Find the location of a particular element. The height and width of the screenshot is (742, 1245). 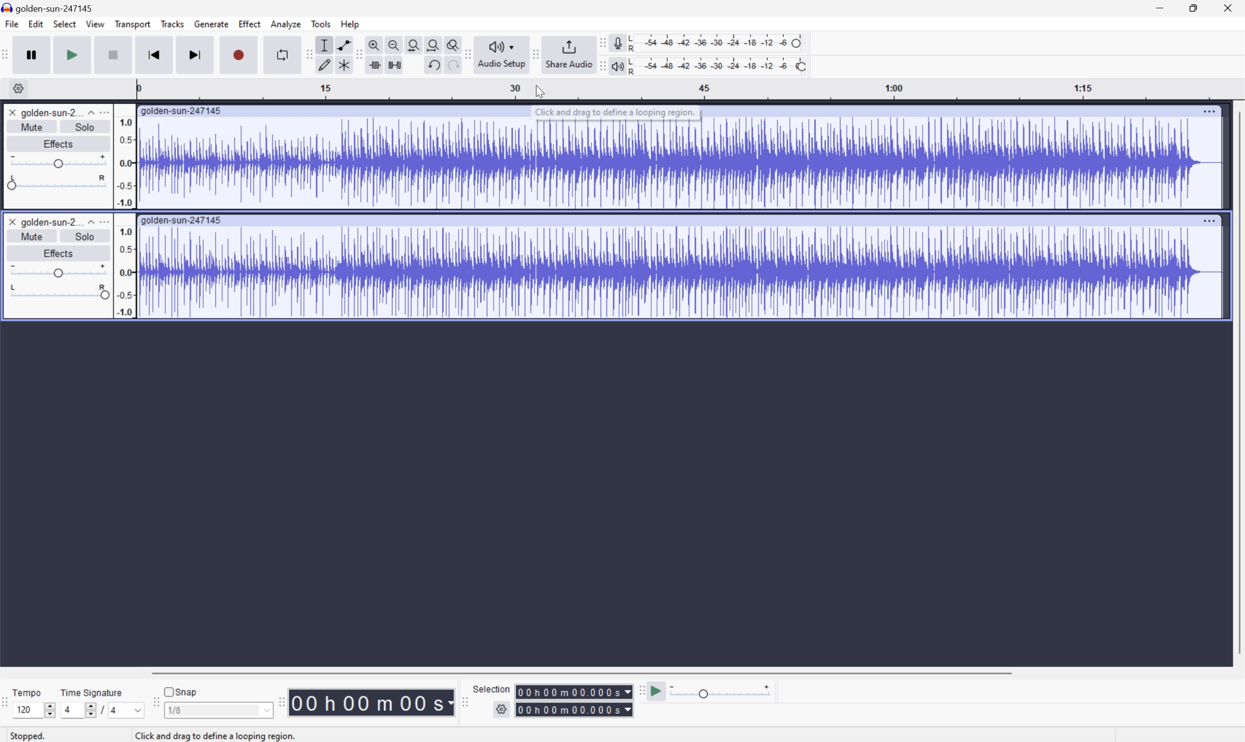

Zoom out is located at coordinates (394, 44).